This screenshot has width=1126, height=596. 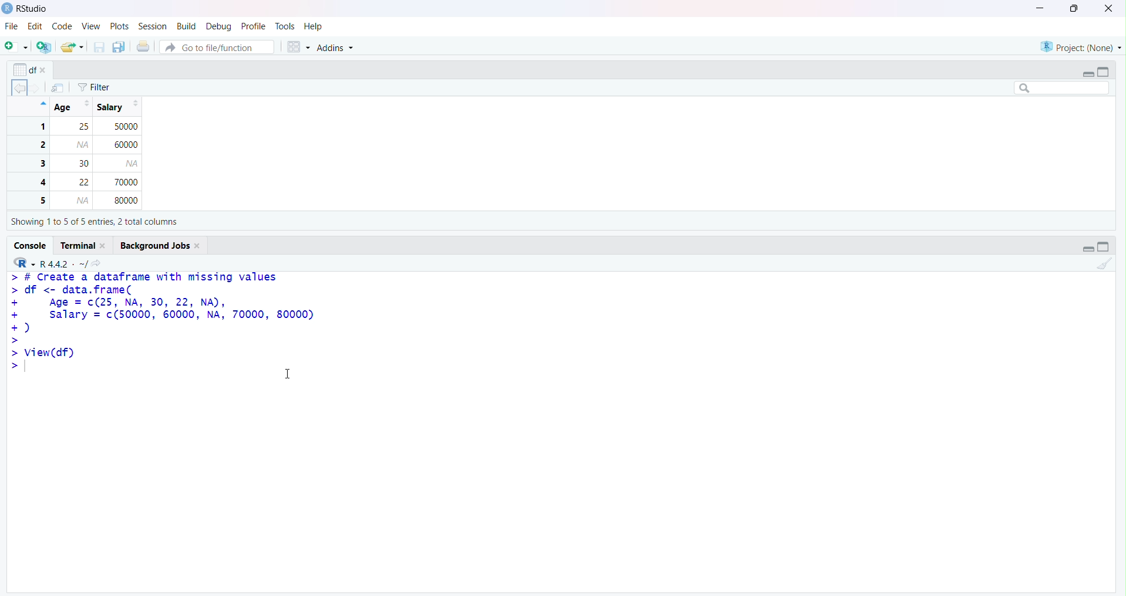 What do you see at coordinates (215, 45) in the screenshot?
I see `` at bounding box center [215, 45].